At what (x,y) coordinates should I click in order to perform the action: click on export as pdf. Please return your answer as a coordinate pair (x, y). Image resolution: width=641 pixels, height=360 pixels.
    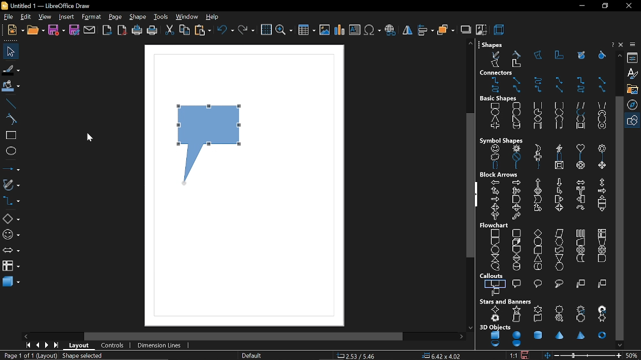
    Looking at the image, I should click on (123, 30).